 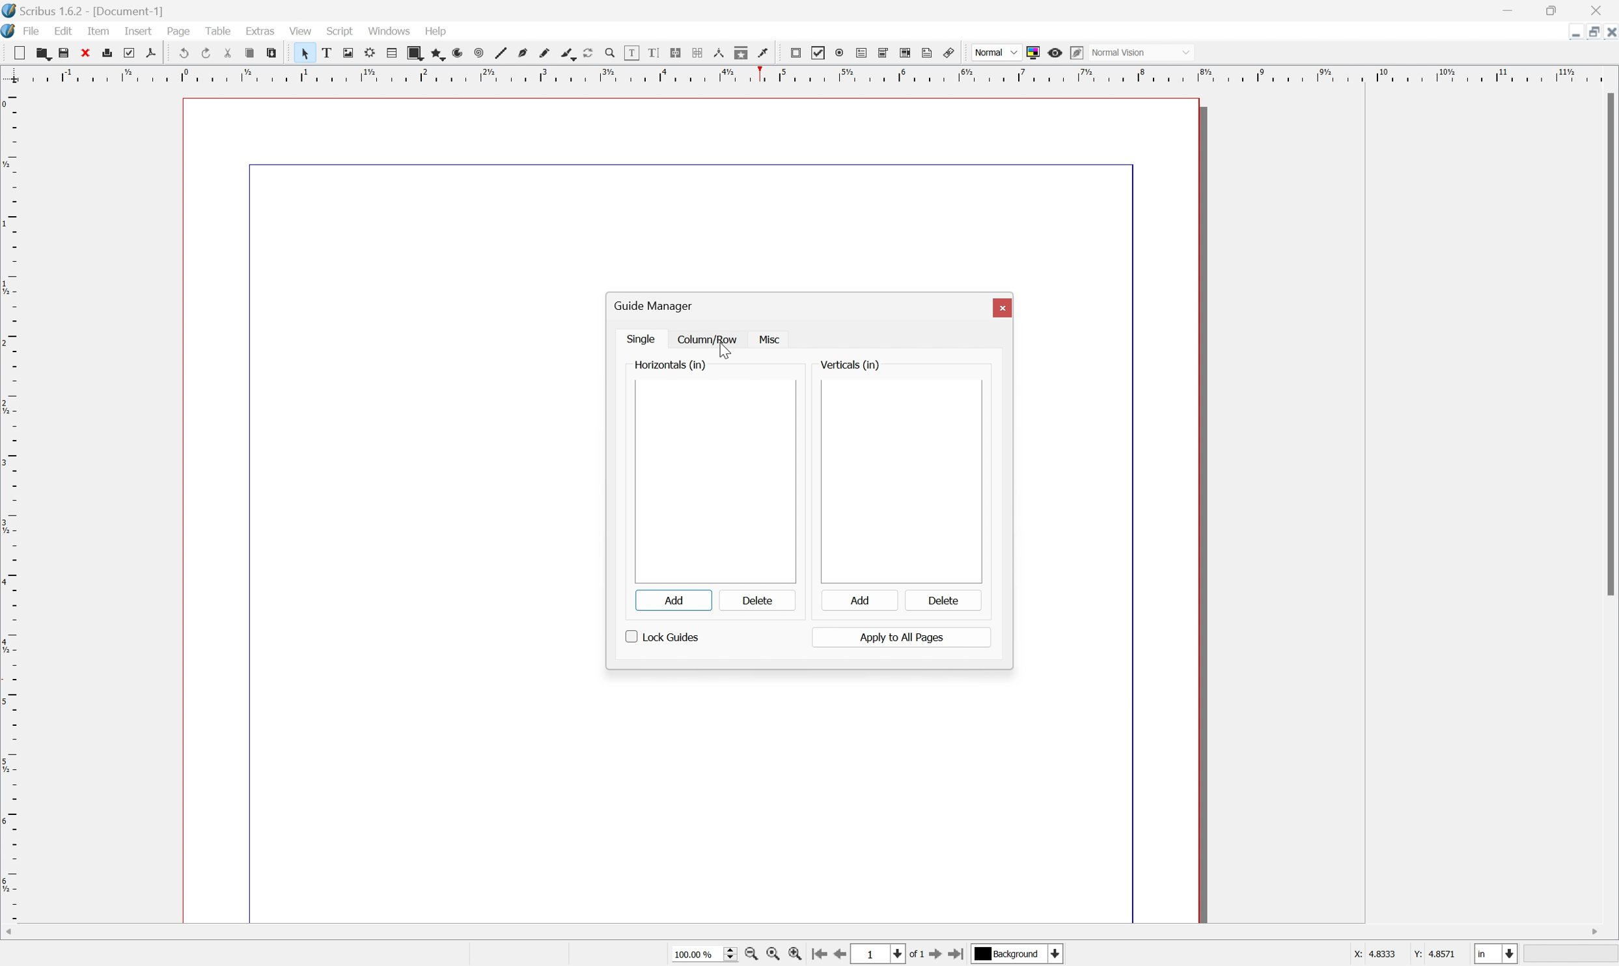 What do you see at coordinates (676, 51) in the screenshot?
I see `link text frames` at bounding box center [676, 51].